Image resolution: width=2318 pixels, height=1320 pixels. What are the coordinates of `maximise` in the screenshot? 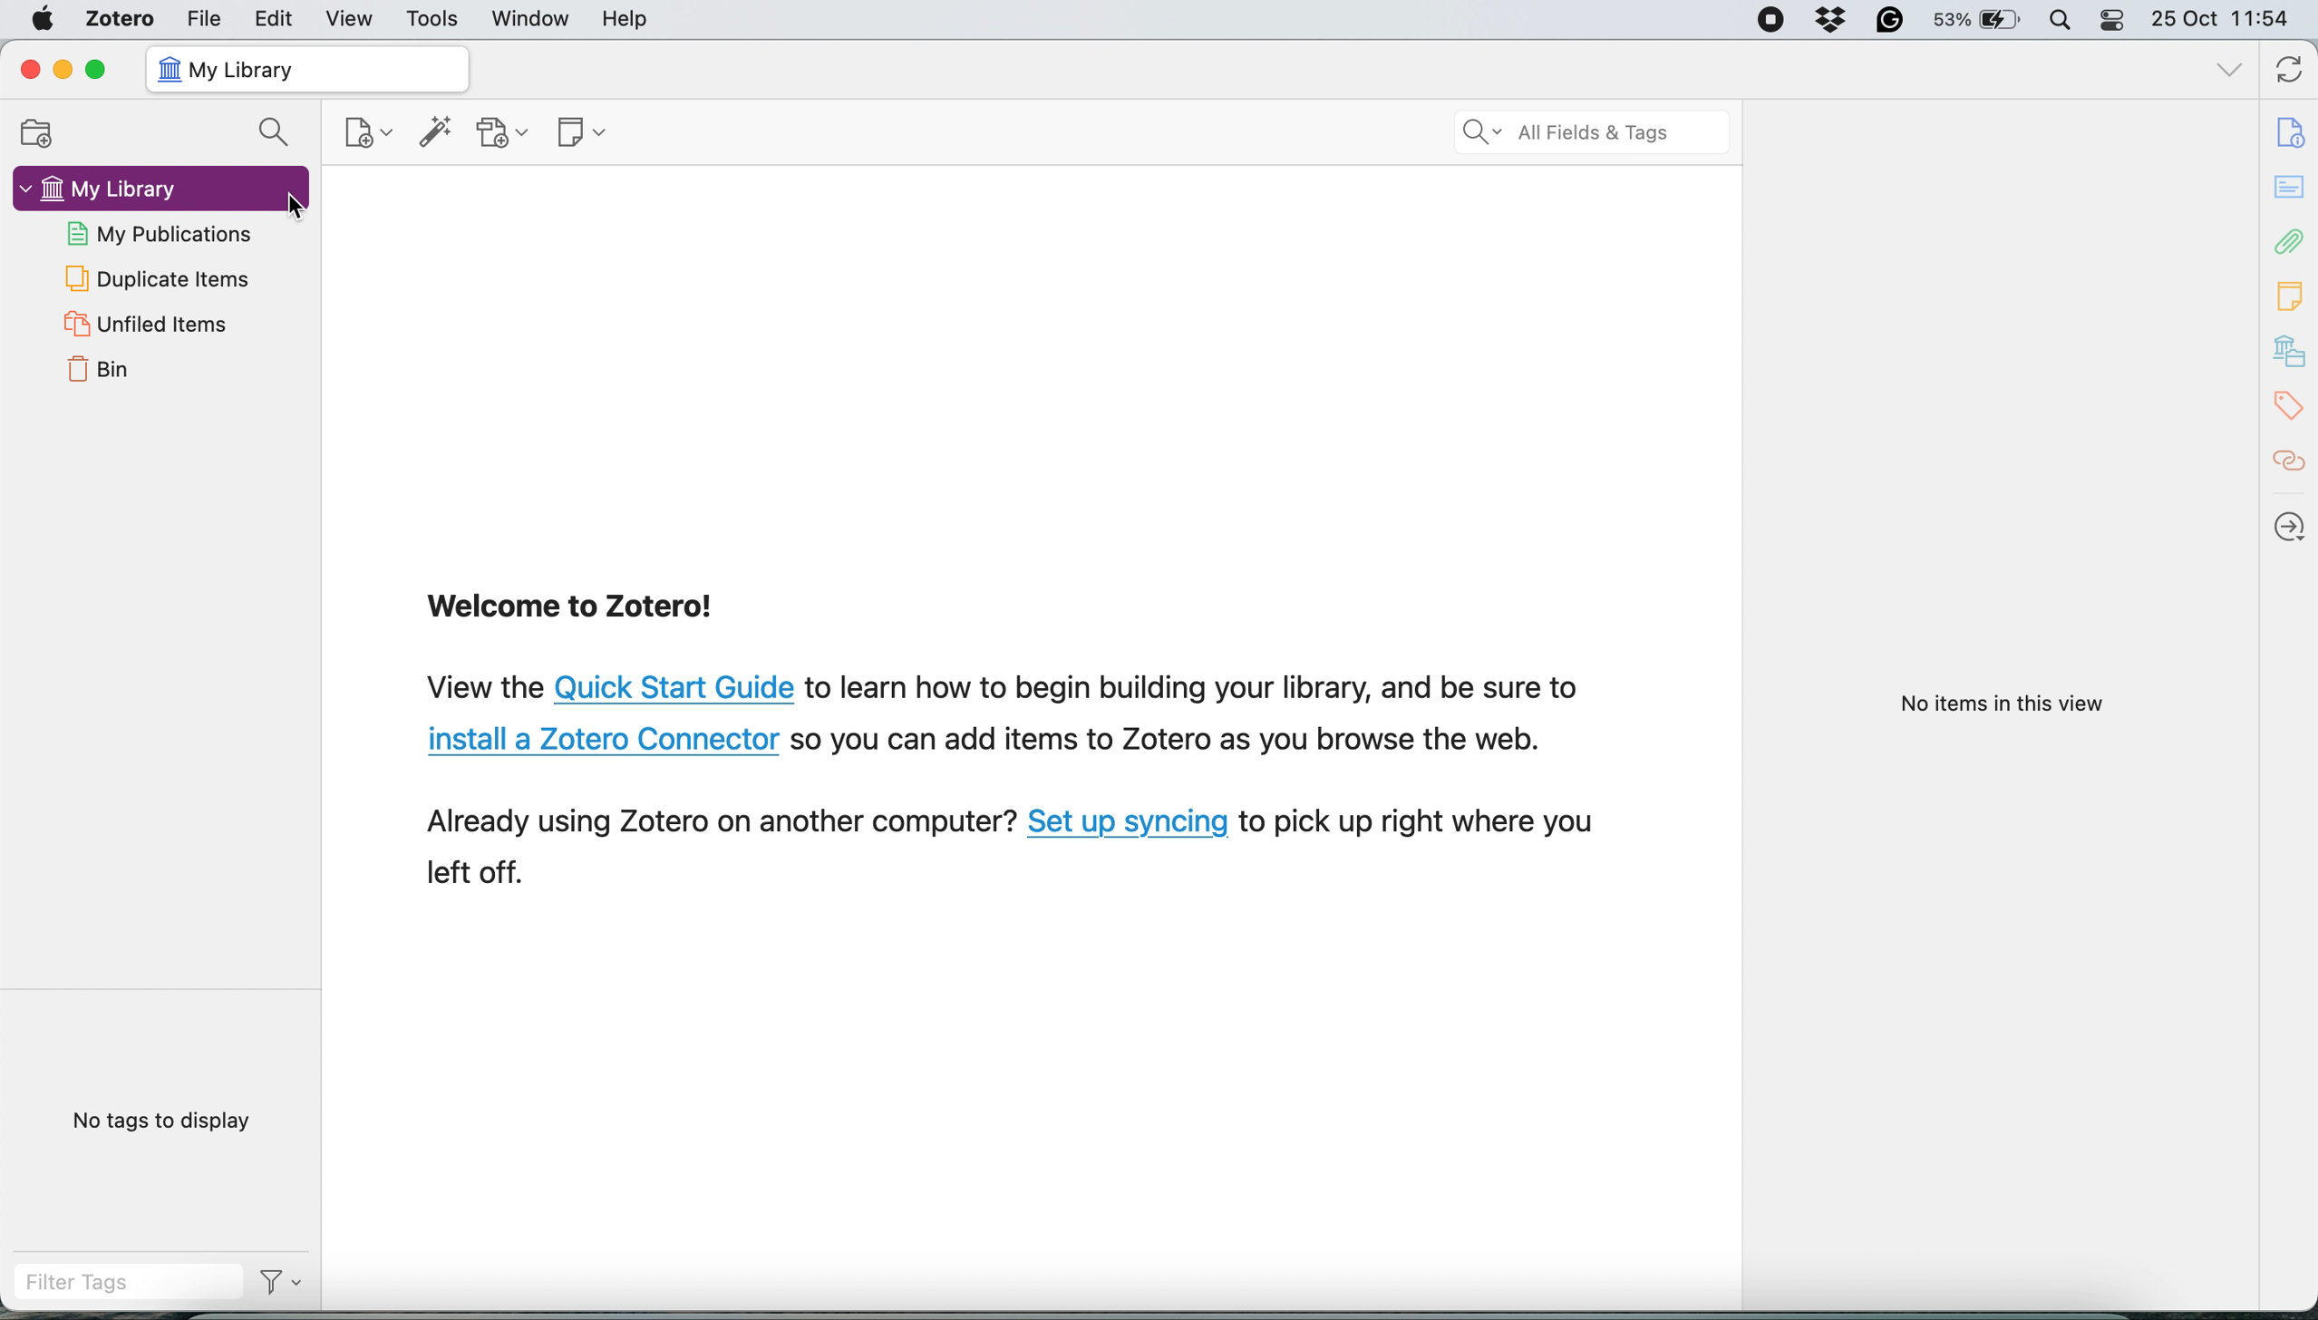 It's located at (98, 69).